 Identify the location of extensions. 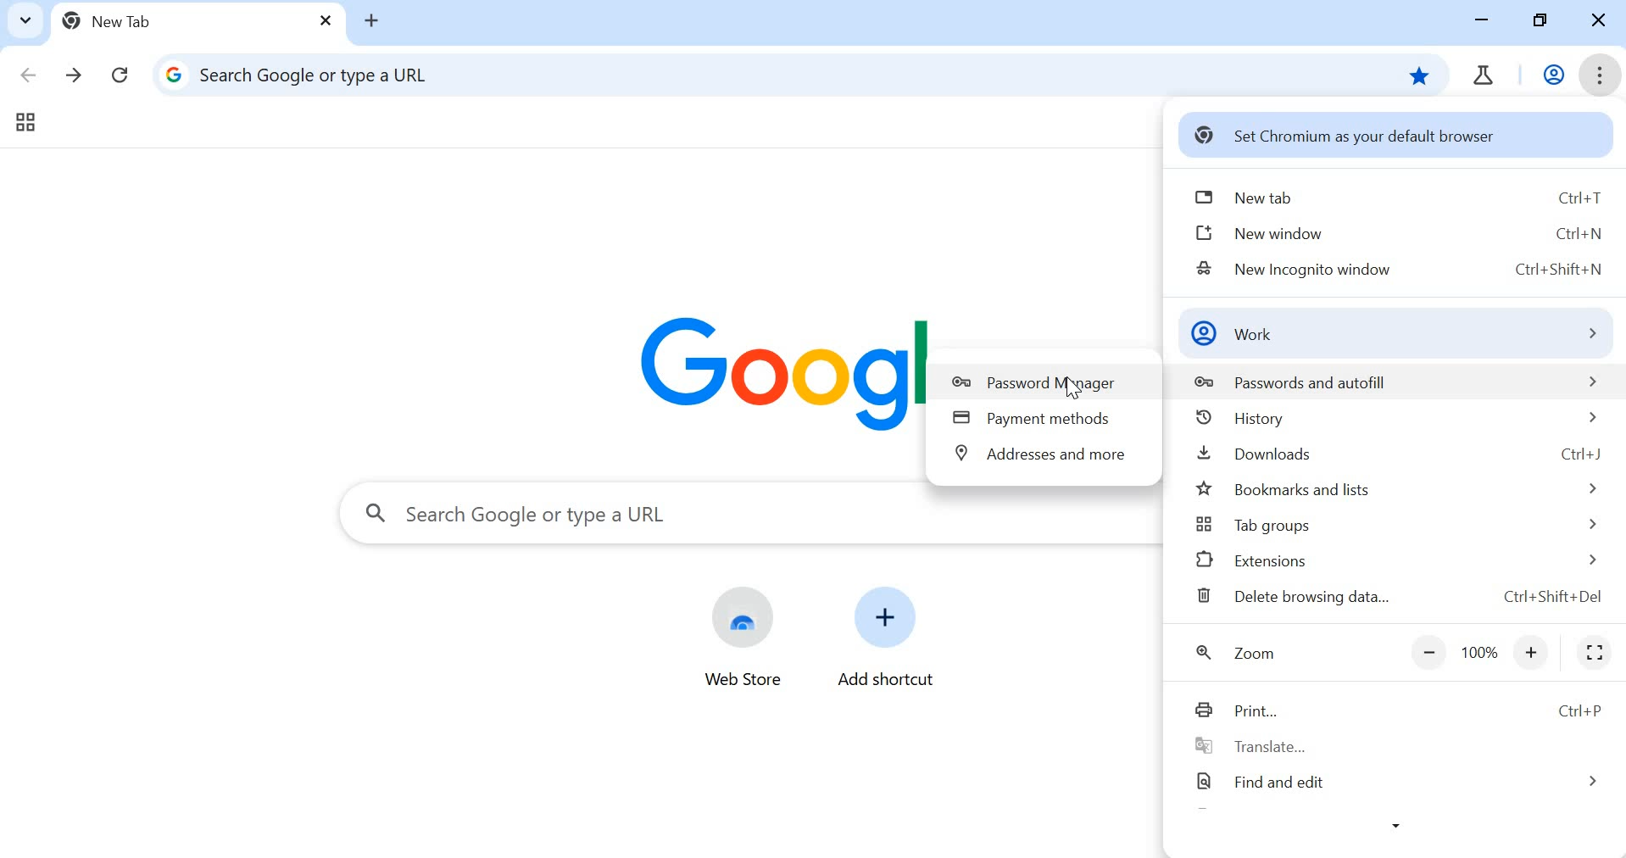
(1398, 564).